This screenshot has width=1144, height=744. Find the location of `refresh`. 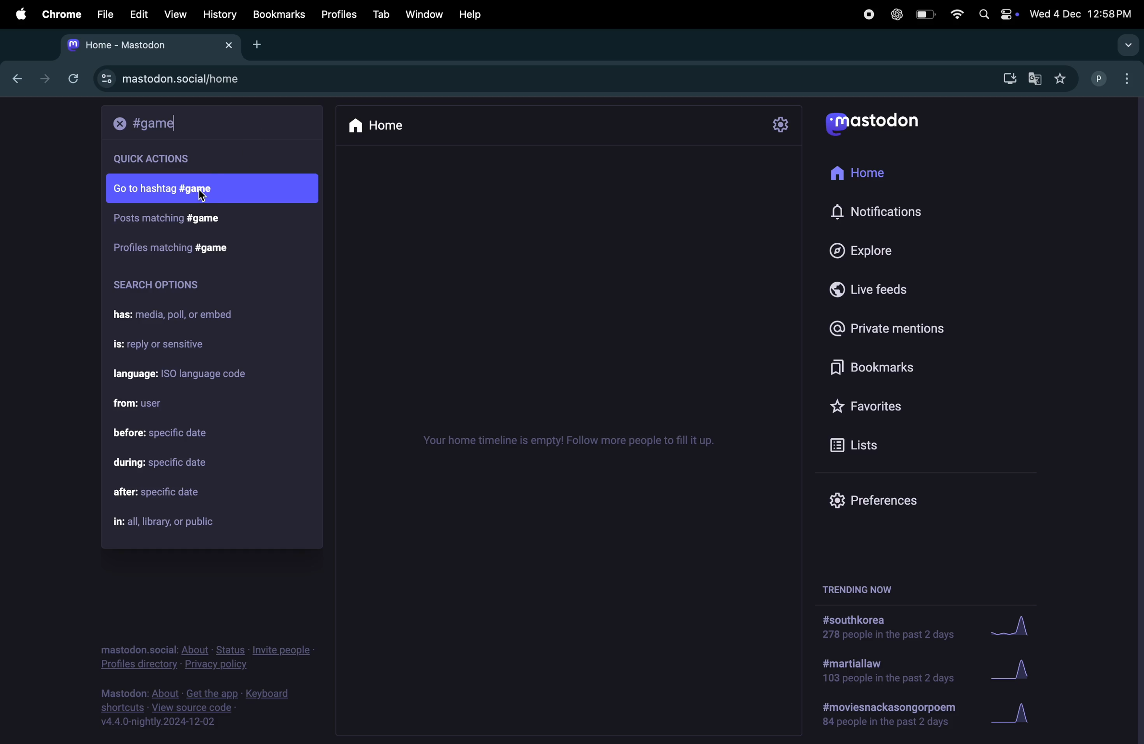

refresh is located at coordinates (72, 78).